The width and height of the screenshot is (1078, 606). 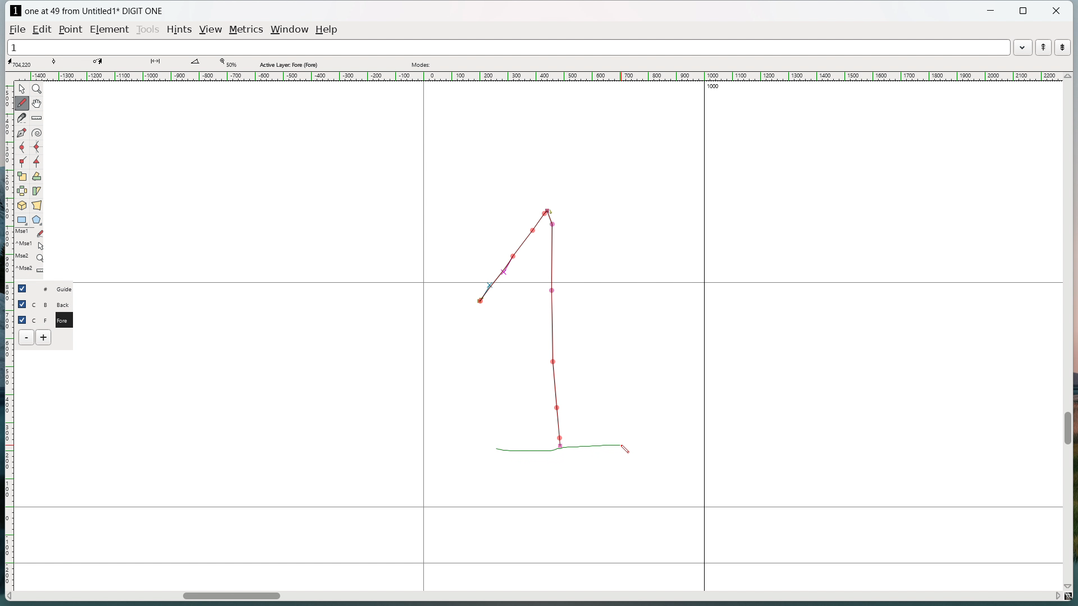 I want to click on word list, so click(x=1023, y=47).